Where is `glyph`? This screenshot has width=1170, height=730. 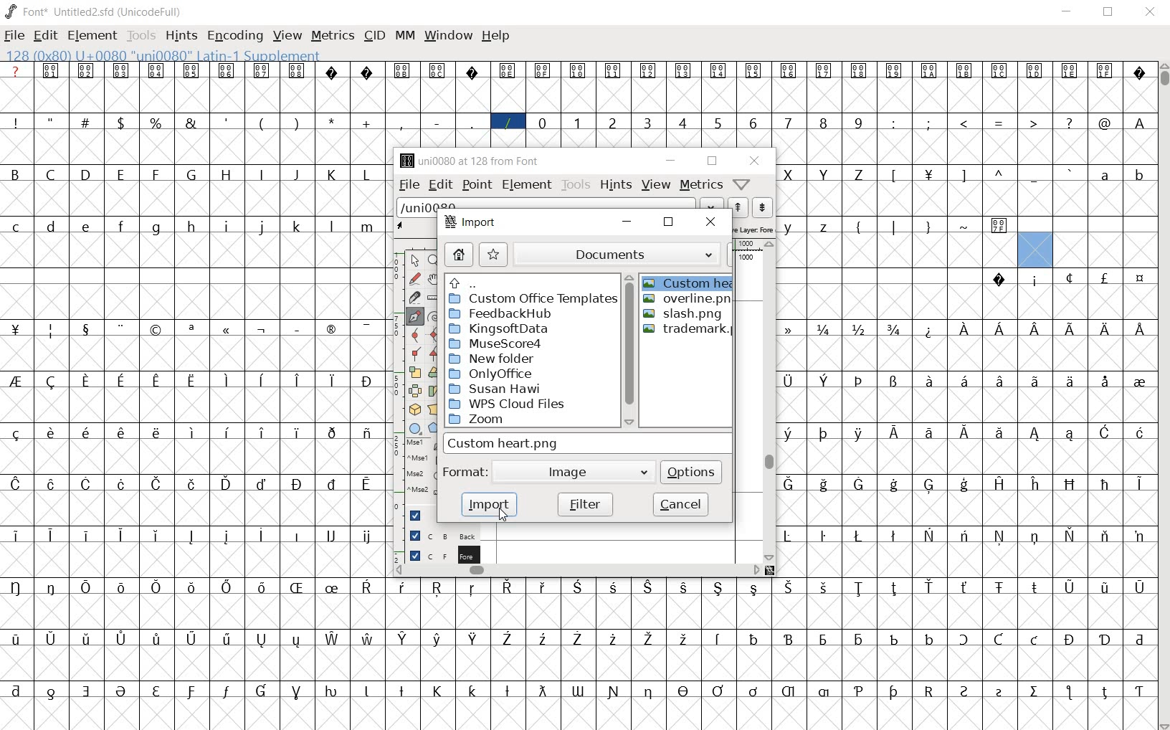
glyph is located at coordinates (262, 640).